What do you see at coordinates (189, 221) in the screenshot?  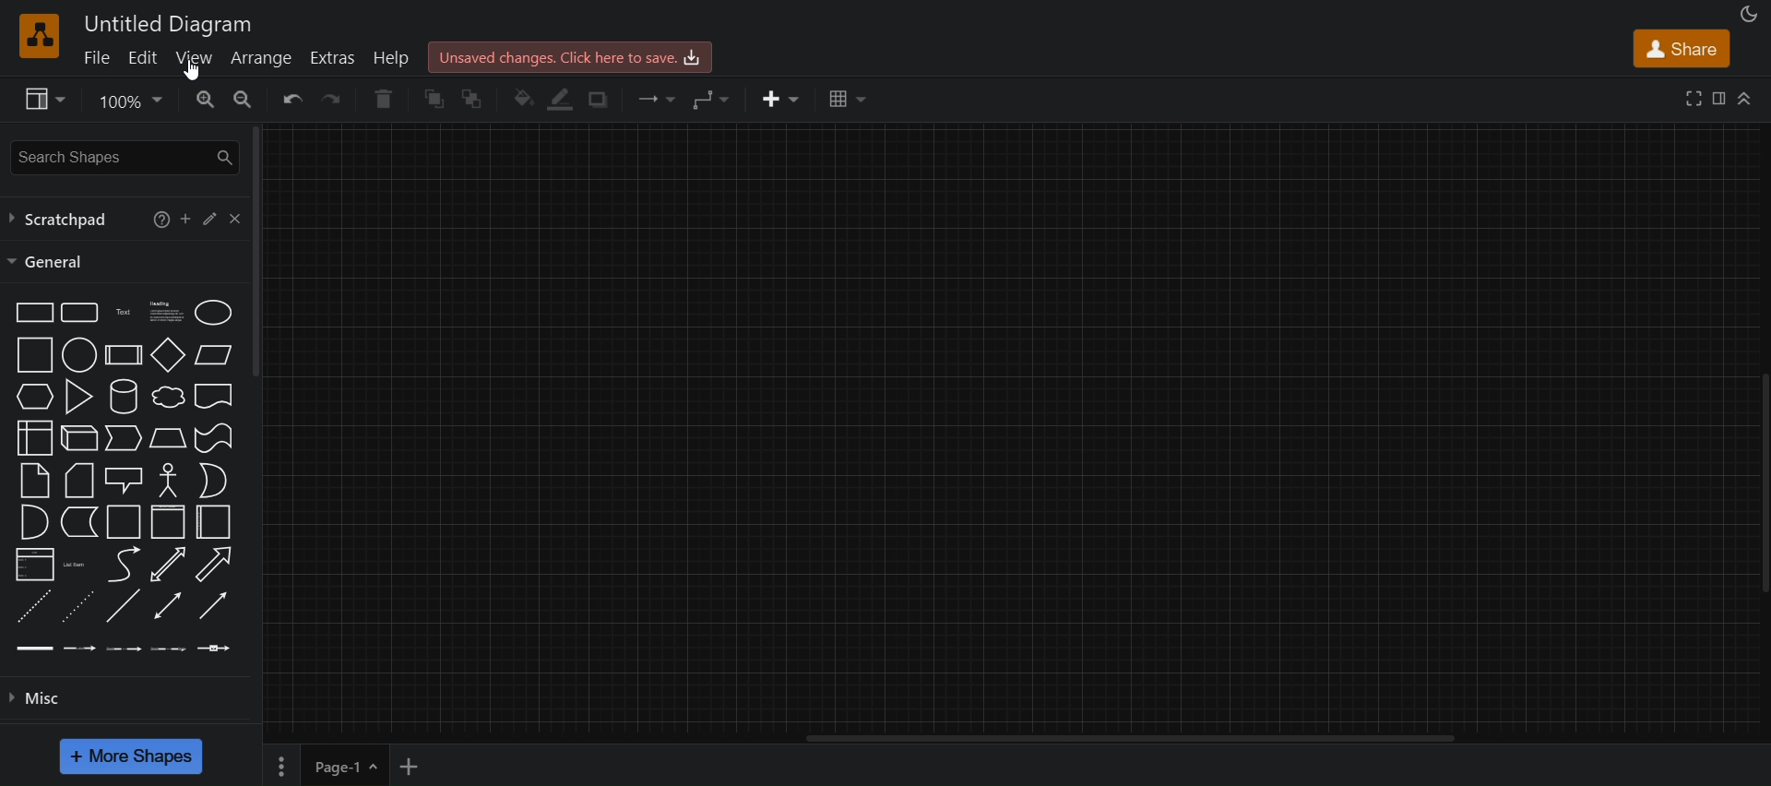 I see `add` at bounding box center [189, 221].